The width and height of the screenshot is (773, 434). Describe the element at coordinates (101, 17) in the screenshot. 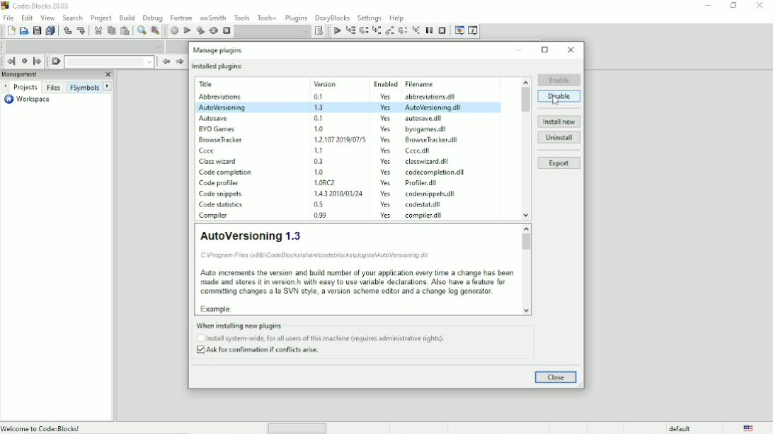

I see `Project` at that location.